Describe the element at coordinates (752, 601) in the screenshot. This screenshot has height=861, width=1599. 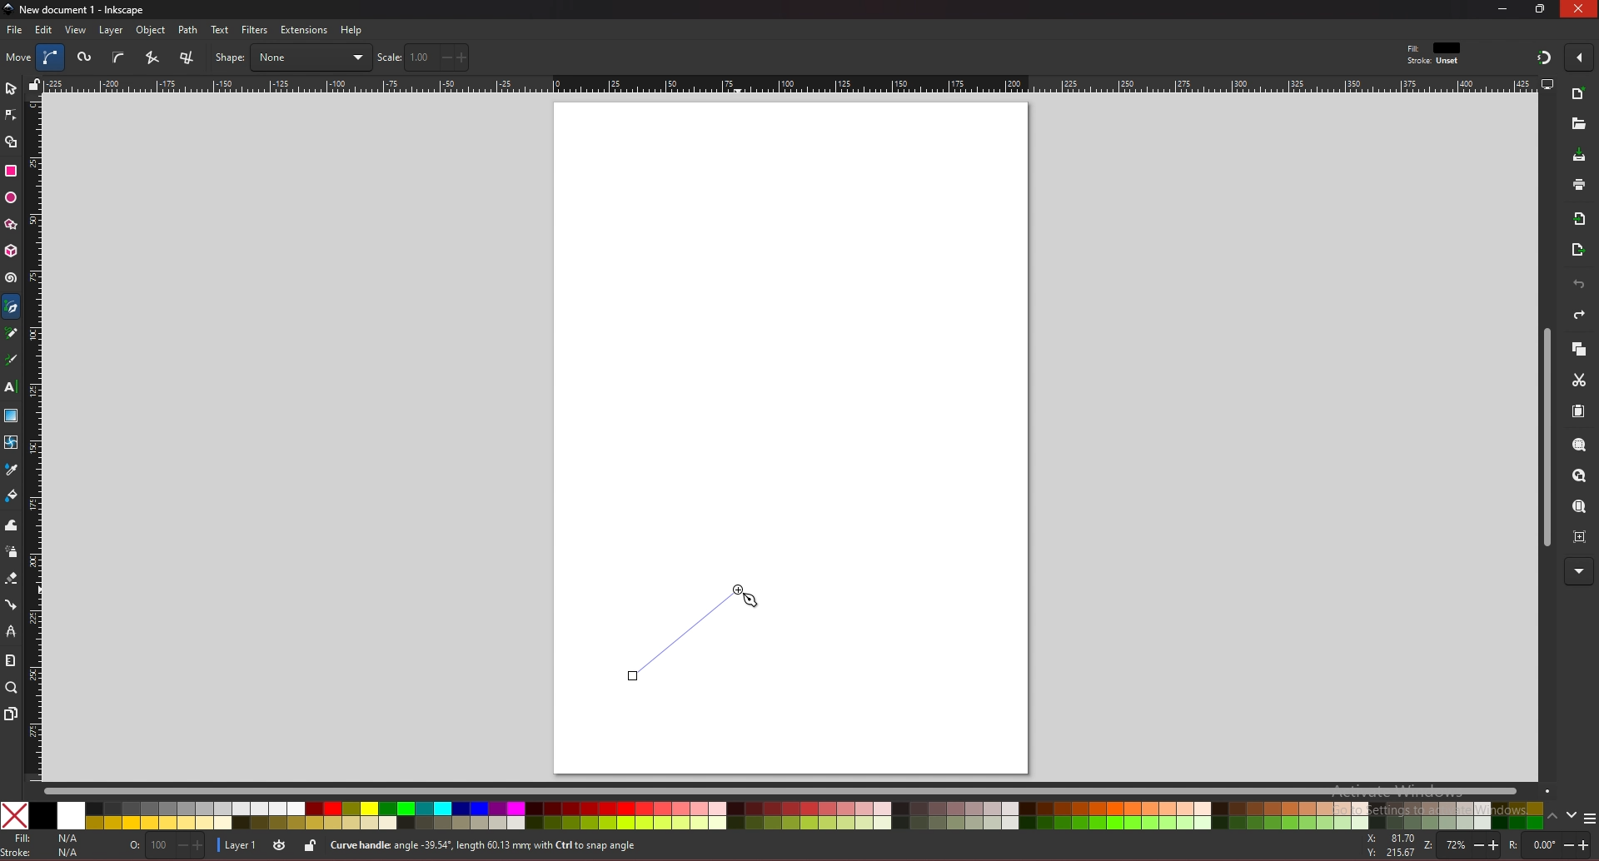
I see `cursor` at that location.